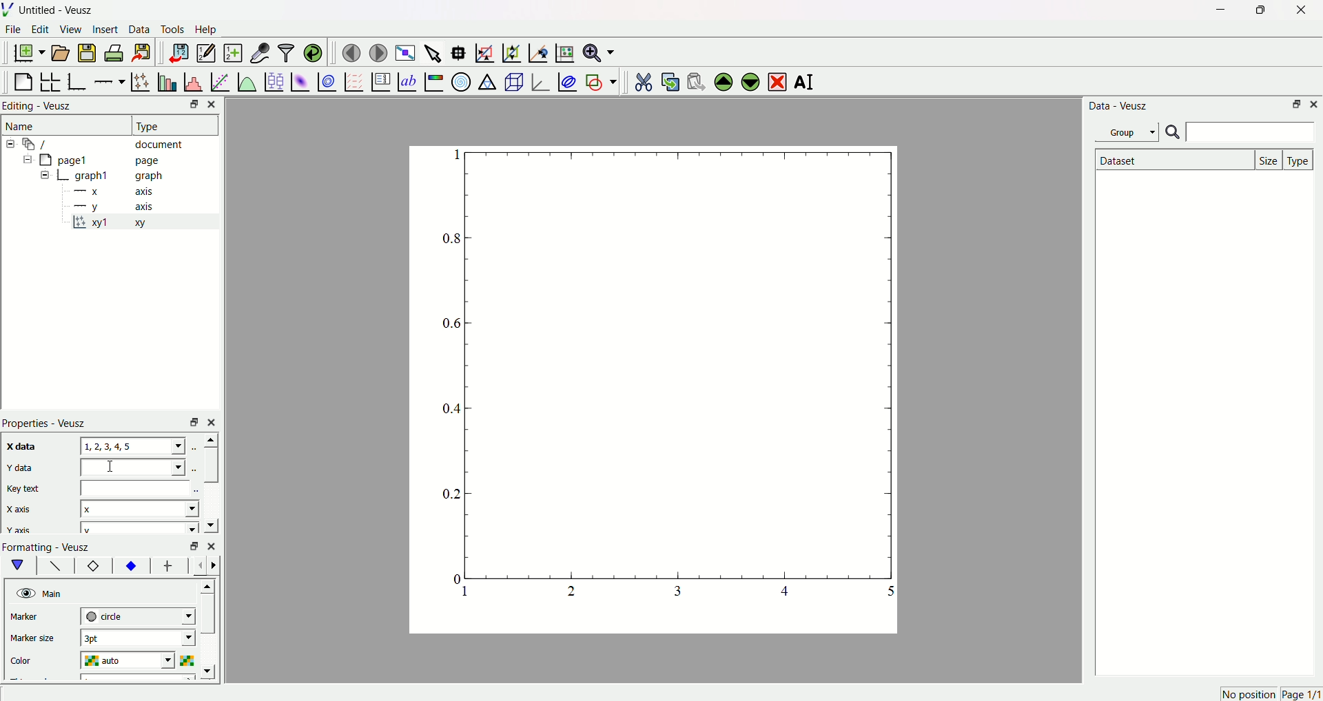 This screenshot has width=1323, height=701. I want to click on Minimize, so click(189, 105).